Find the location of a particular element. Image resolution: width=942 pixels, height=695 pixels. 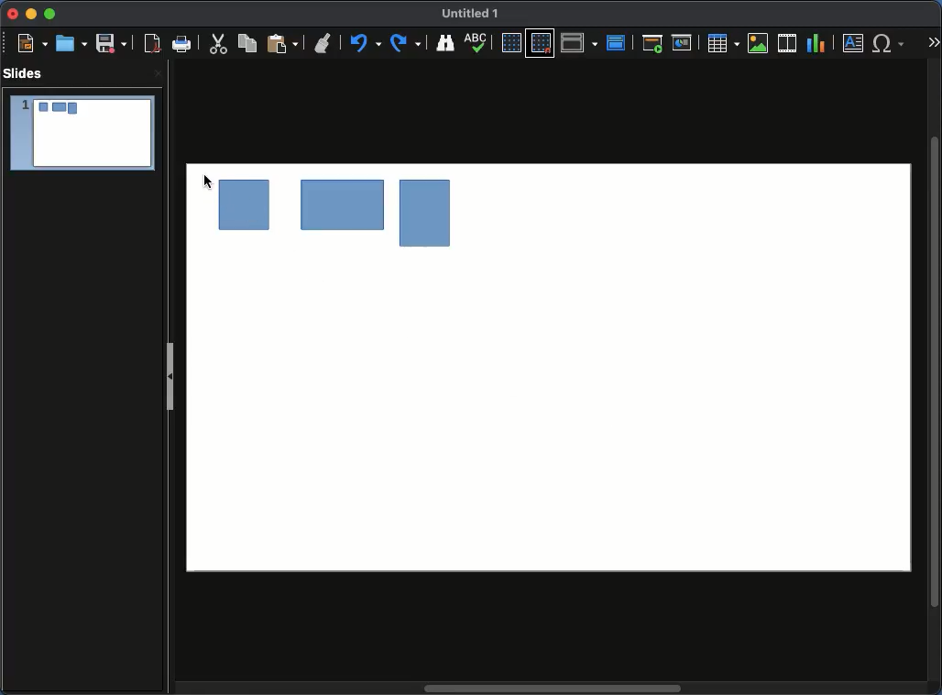

New is located at coordinates (32, 43).